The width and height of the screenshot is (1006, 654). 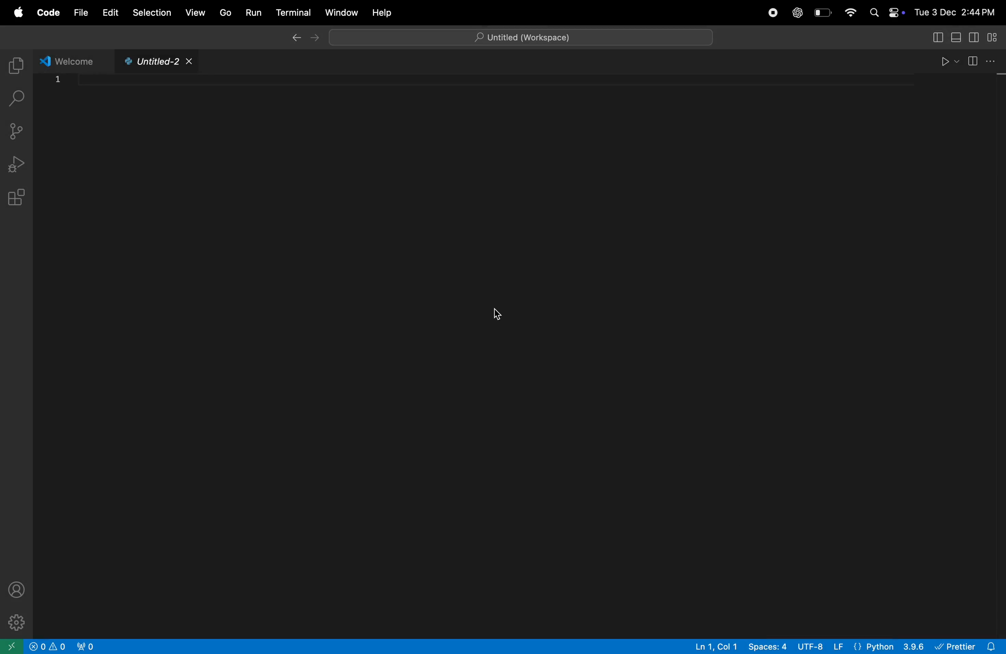 What do you see at coordinates (937, 37) in the screenshot?
I see `toggle primary side bar` at bounding box center [937, 37].